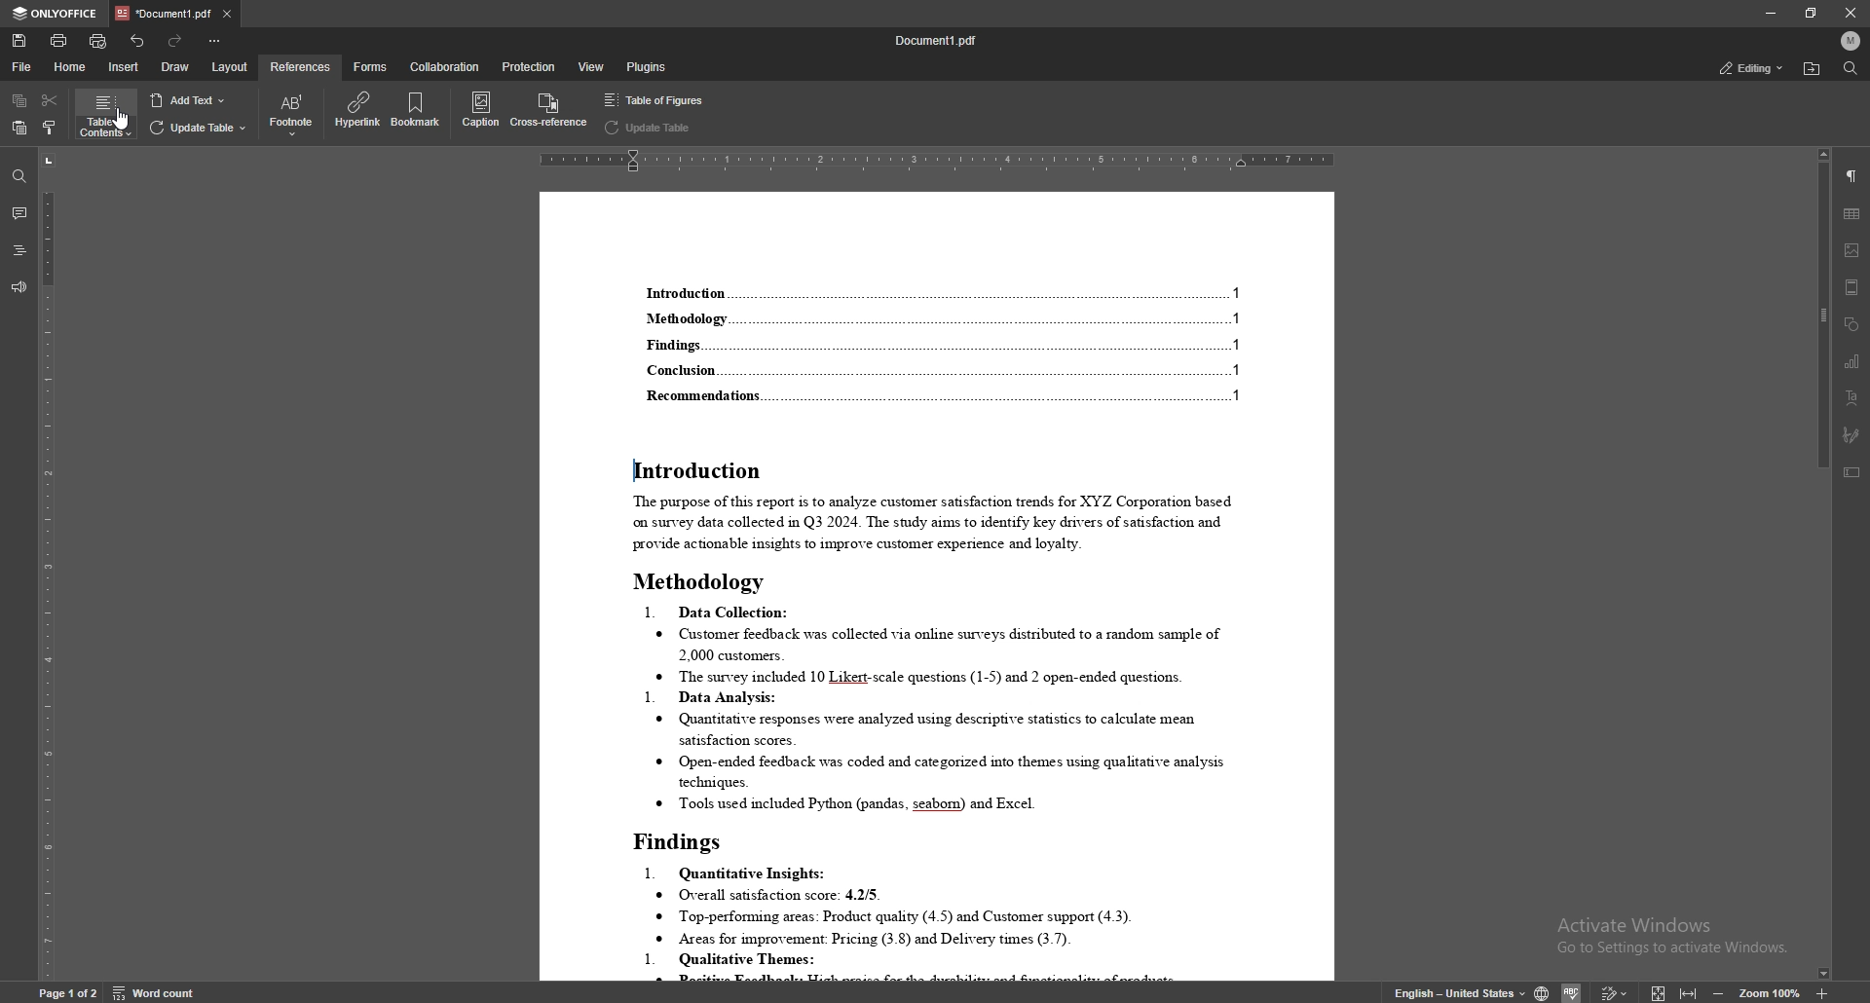  What do you see at coordinates (173, 67) in the screenshot?
I see `draw` at bounding box center [173, 67].